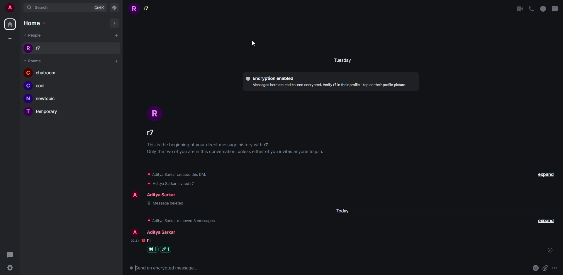 The image size is (563, 275). Describe the element at coordinates (343, 210) in the screenshot. I see `day` at that location.